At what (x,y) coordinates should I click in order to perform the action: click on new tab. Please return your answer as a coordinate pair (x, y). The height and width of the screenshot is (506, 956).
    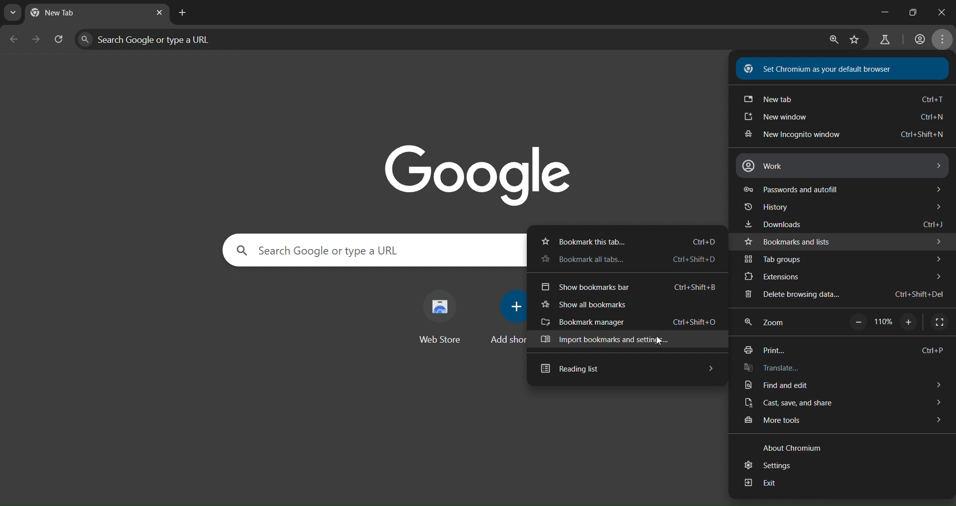
    Looking at the image, I should click on (843, 100).